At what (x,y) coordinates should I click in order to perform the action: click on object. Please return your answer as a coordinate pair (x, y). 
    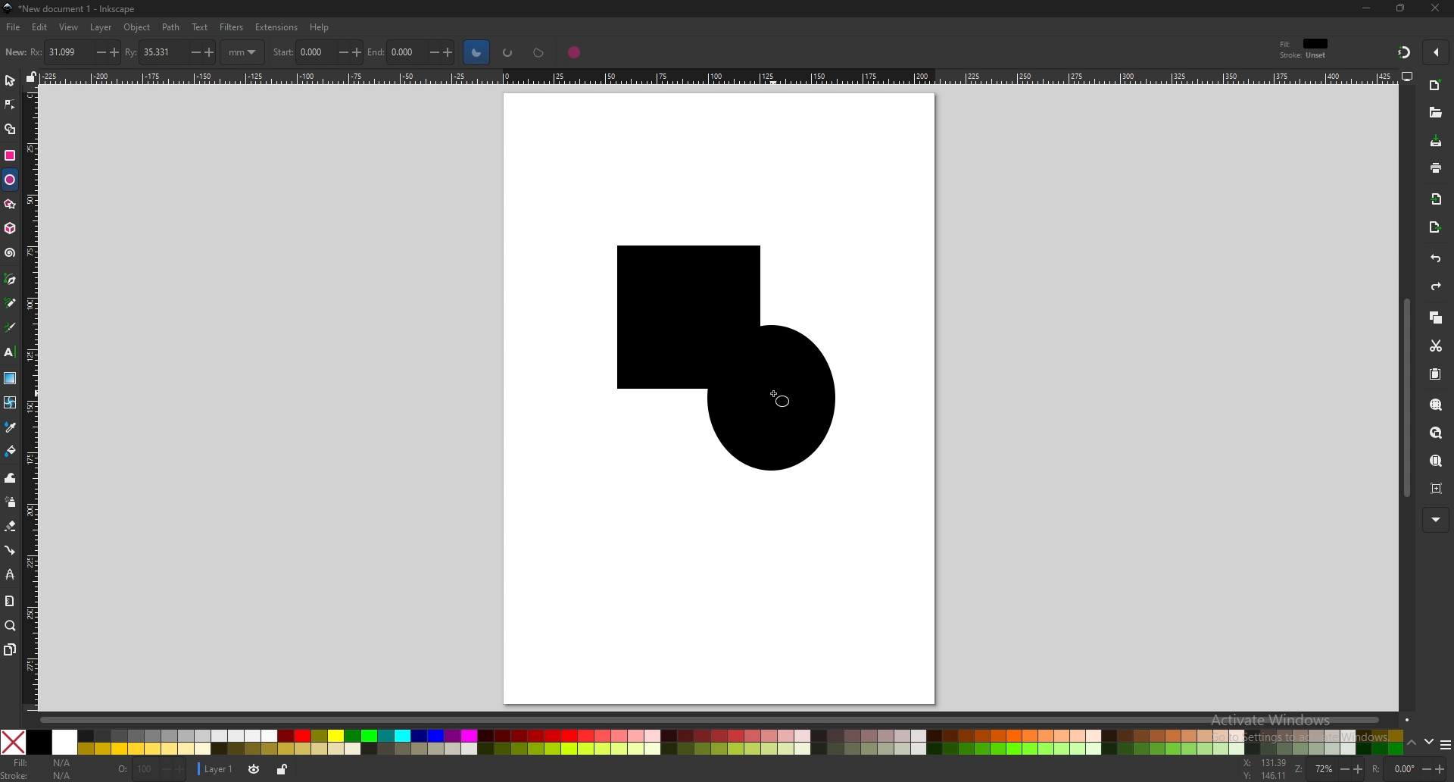
    Looking at the image, I should click on (137, 27).